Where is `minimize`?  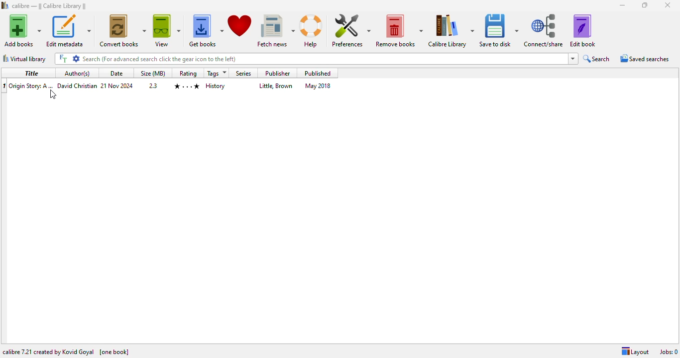 minimize is located at coordinates (622, 5).